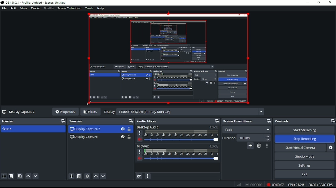 The image size is (336, 188). What do you see at coordinates (250, 146) in the screenshot?
I see `Add cofigurable transition` at bounding box center [250, 146].